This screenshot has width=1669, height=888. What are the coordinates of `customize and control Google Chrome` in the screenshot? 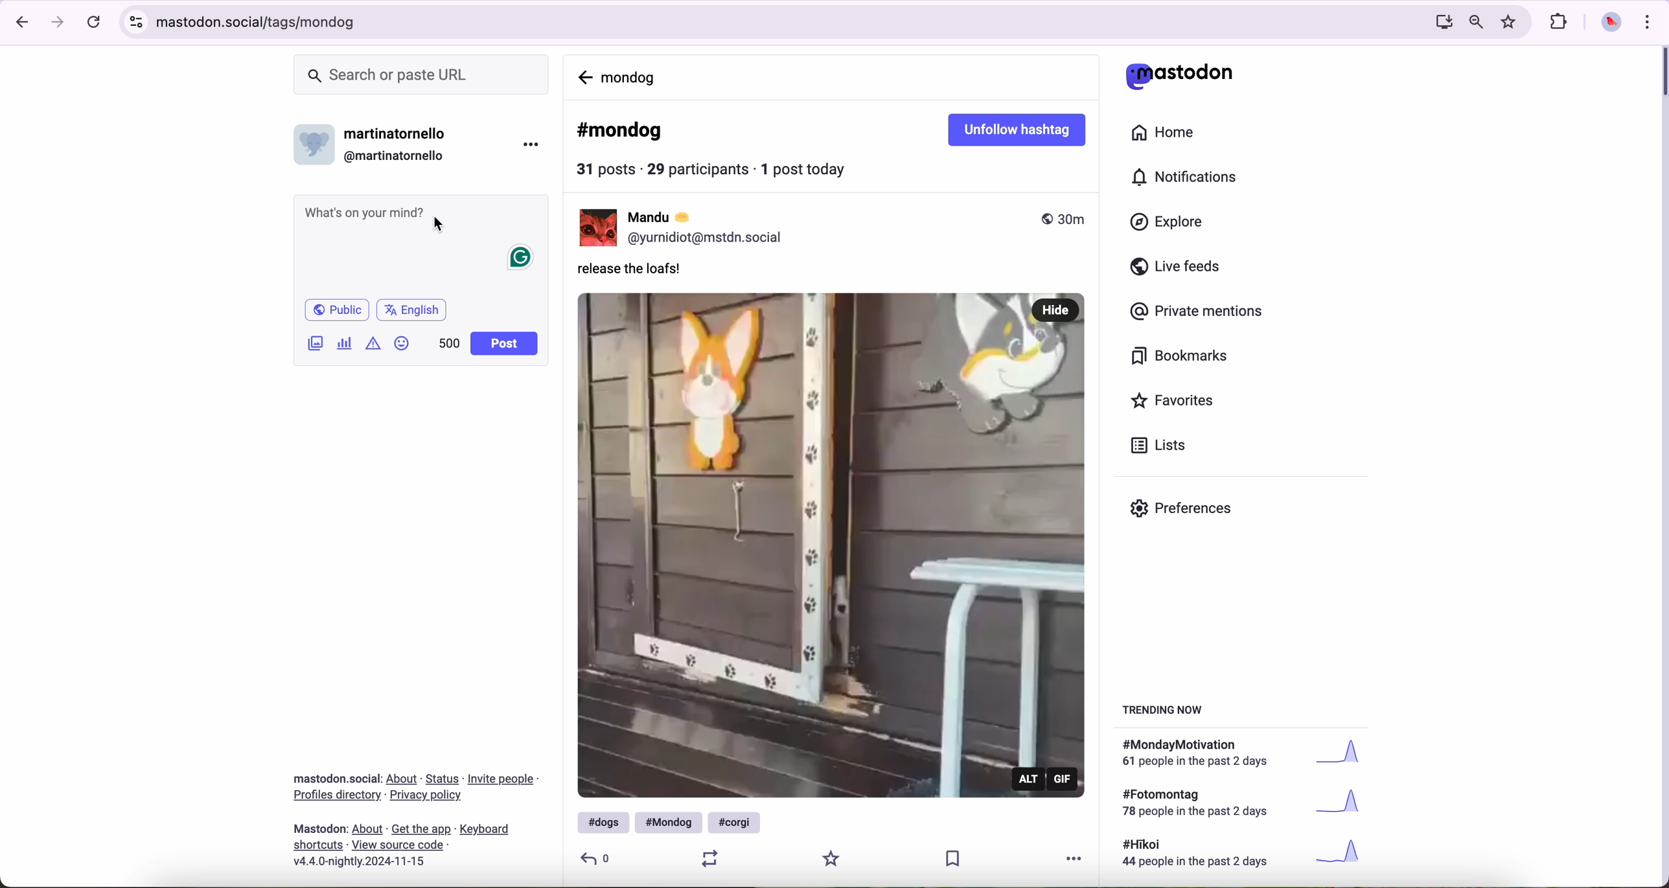 It's located at (1652, 22).